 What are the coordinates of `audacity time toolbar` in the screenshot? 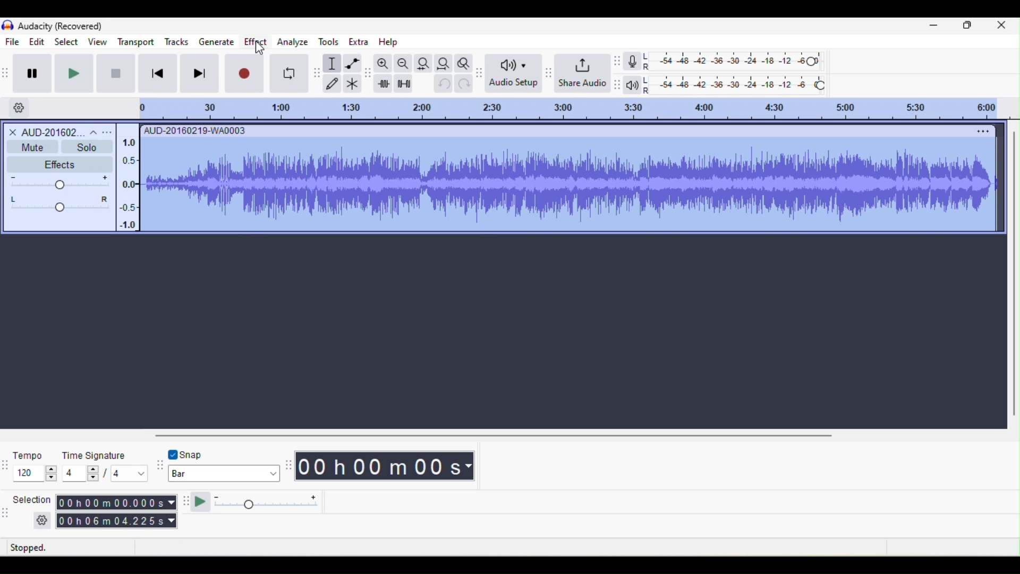 It's located at (288, 465).